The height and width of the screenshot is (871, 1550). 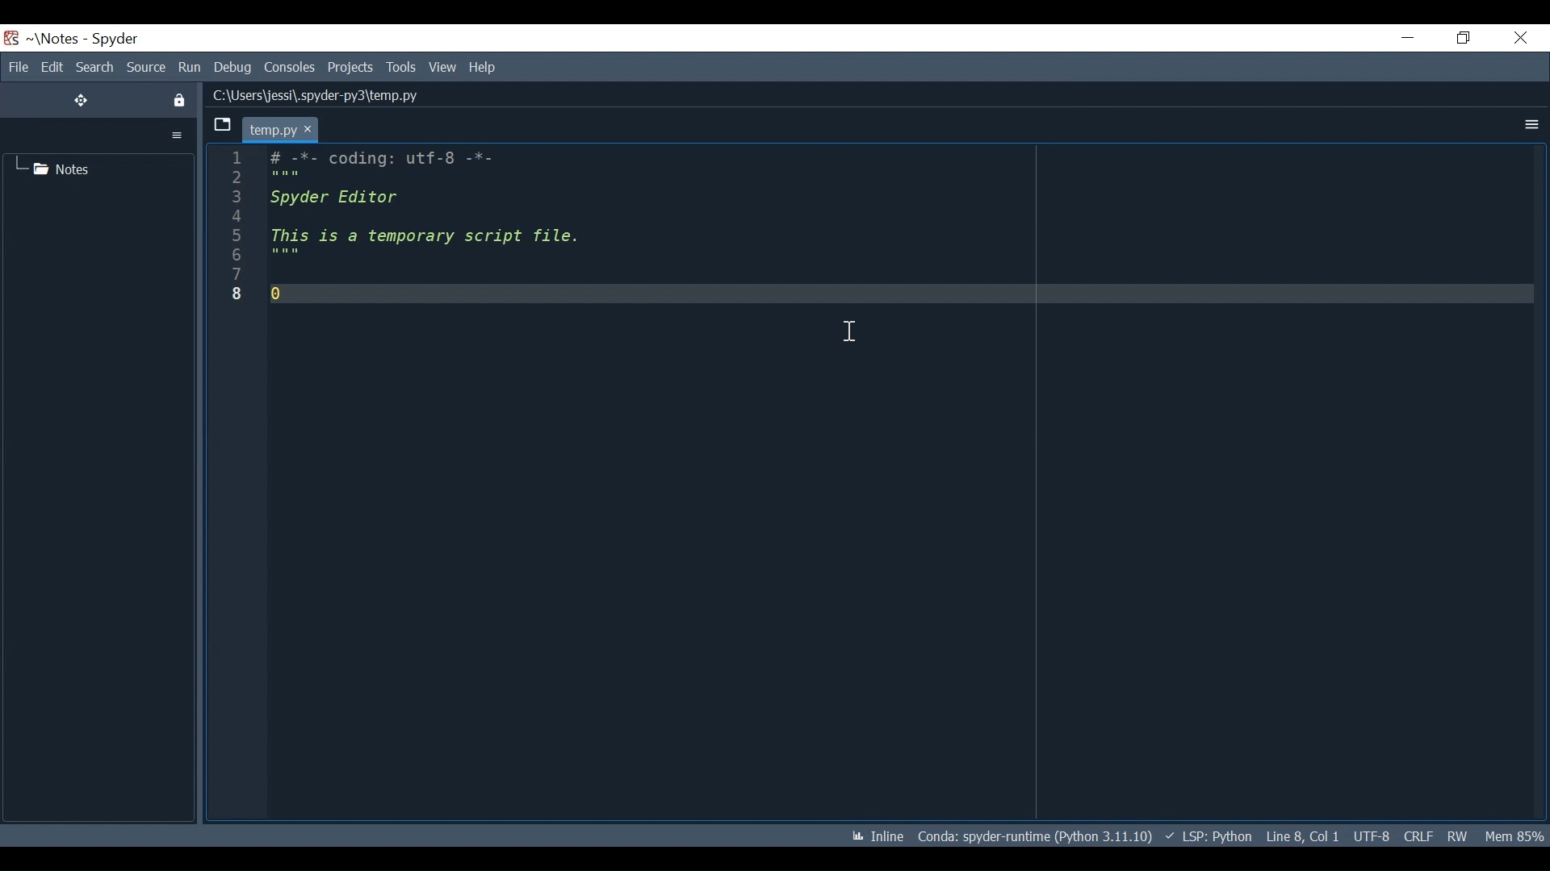 What do you see at coordinates (346, 98) in the screenshot?
I see `C:\Users\jessi\.spyaer-pys\temp.py` at bounding box center [346, 98].